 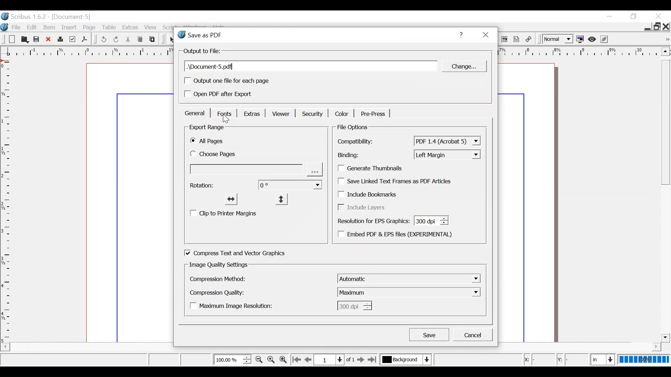 What do you see at coordinates (244, 253) in the screenshot?
I see `(un)check Compress text and vector grapics` at bounding box center [244, 253].